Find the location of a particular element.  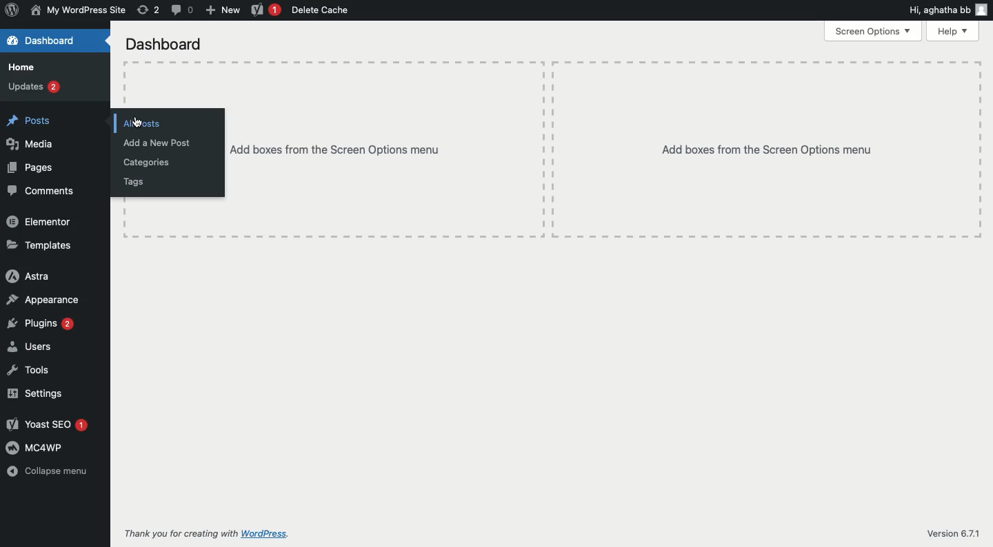

Revision is located at coordinates (148, 9).